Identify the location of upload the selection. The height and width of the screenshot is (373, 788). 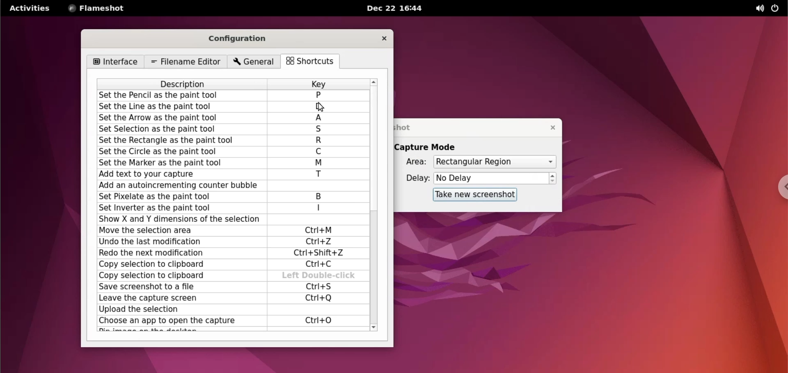
(178, 310).